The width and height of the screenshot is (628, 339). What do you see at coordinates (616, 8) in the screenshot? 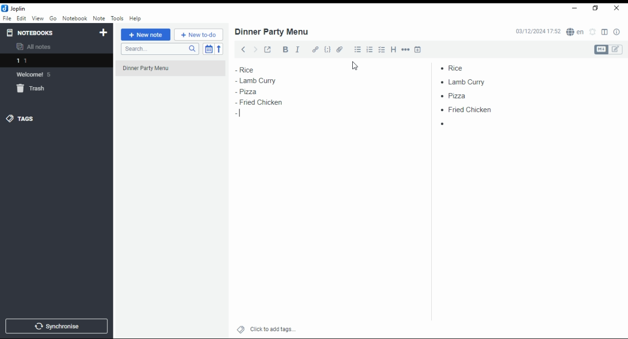
I see `close` at bounding box center [616, 8].